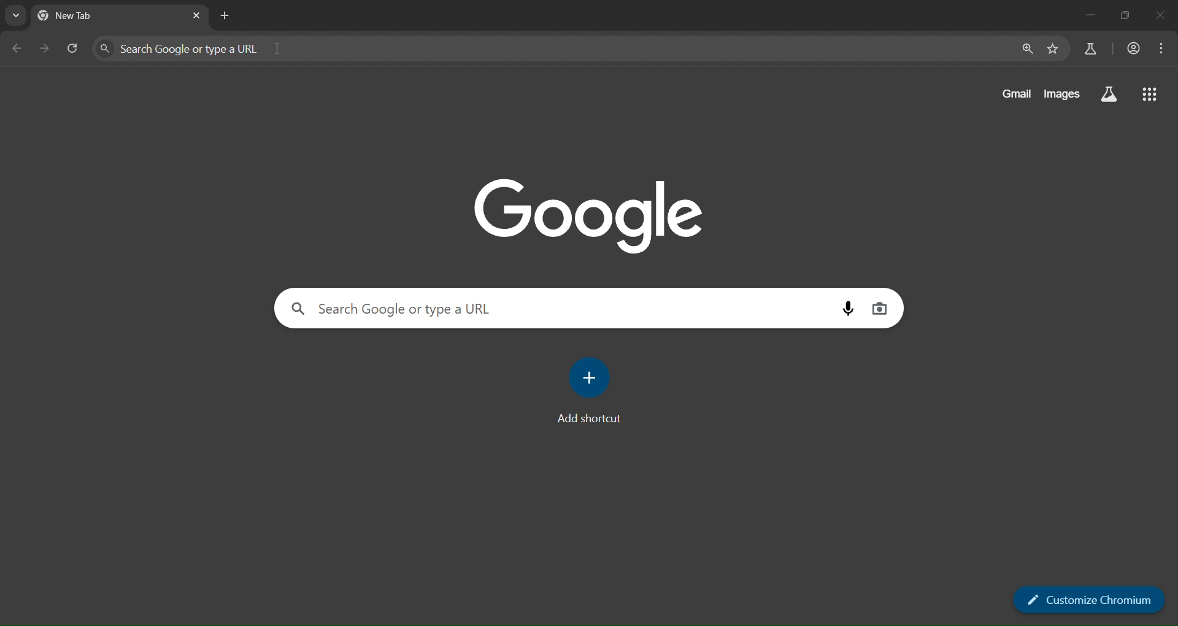  What do you see at coordinates (529, 48) in the screenshot?
I see `Search Google or type a URL` at bounding box center [529, 48].